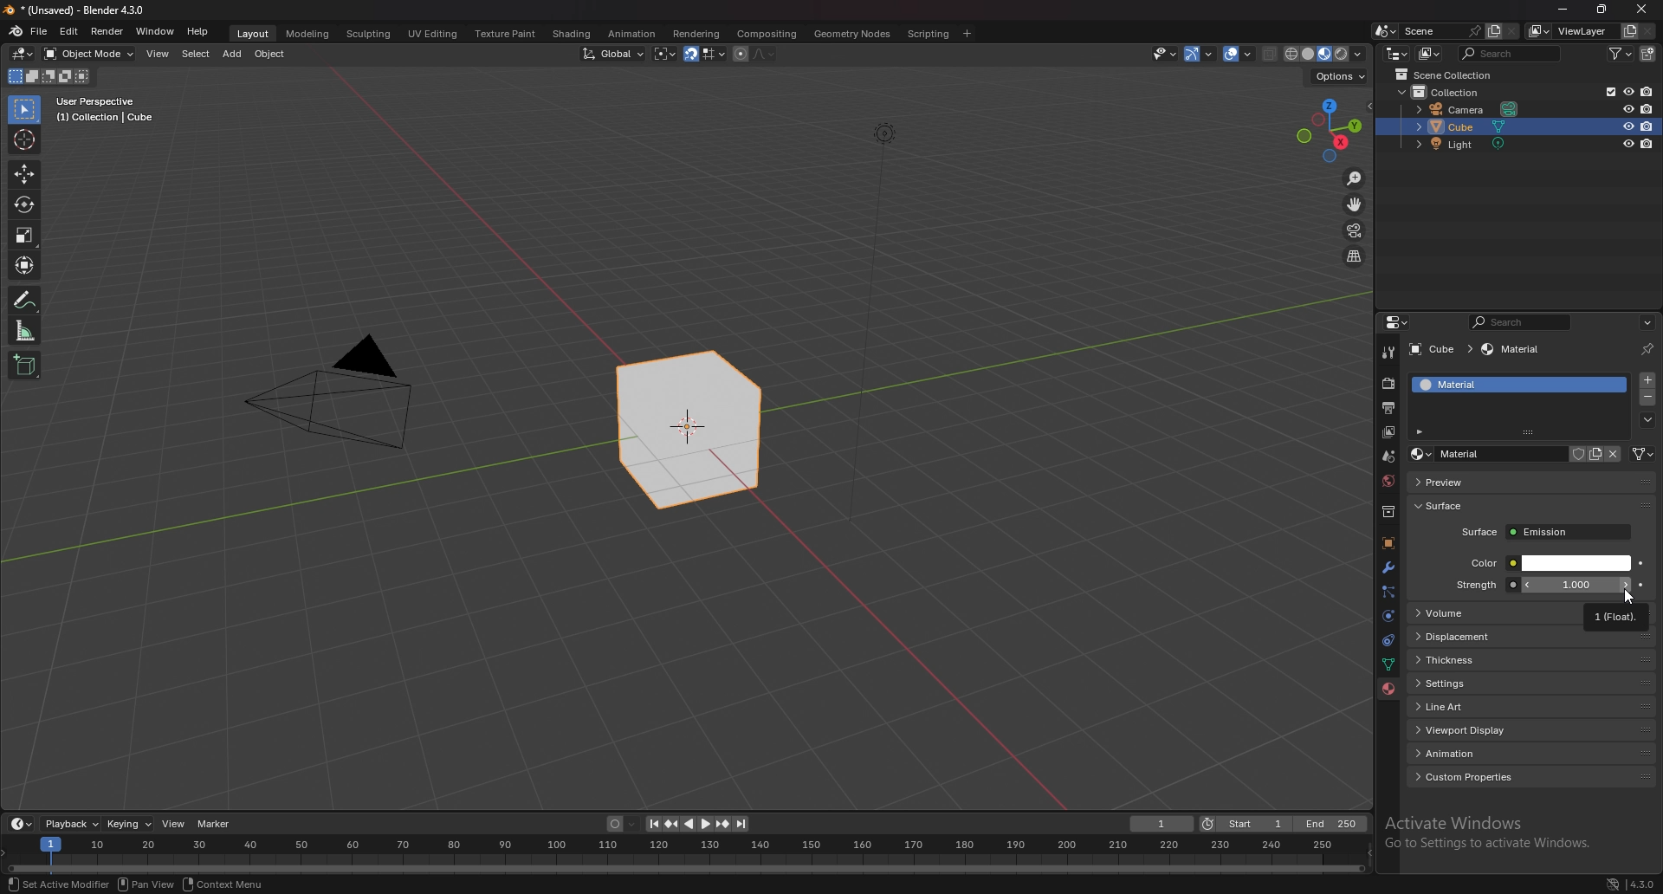  Describe the element at coordinates (1337, 76) in the screenshot. I see `options` at that location.